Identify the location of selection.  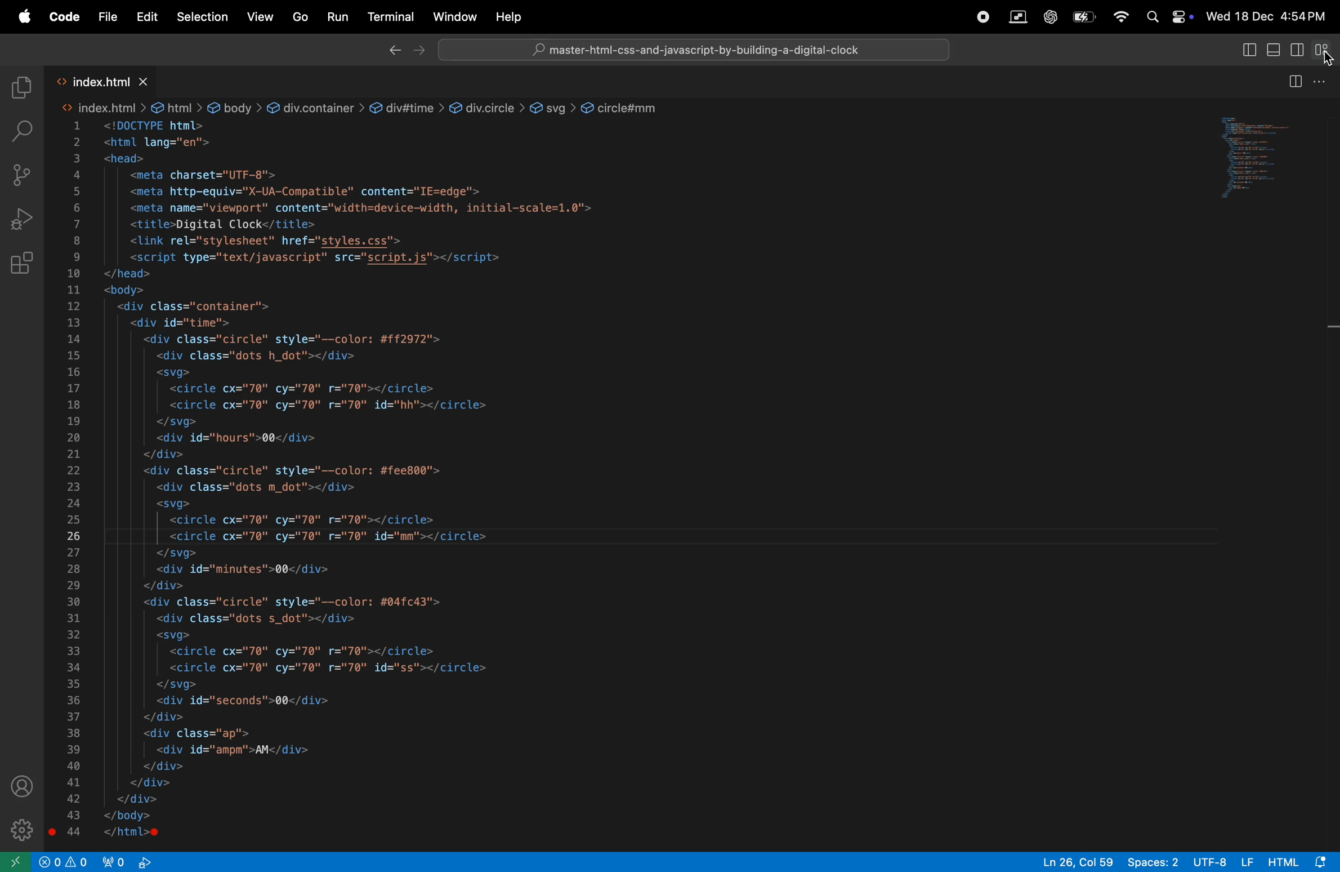
(202, 17).